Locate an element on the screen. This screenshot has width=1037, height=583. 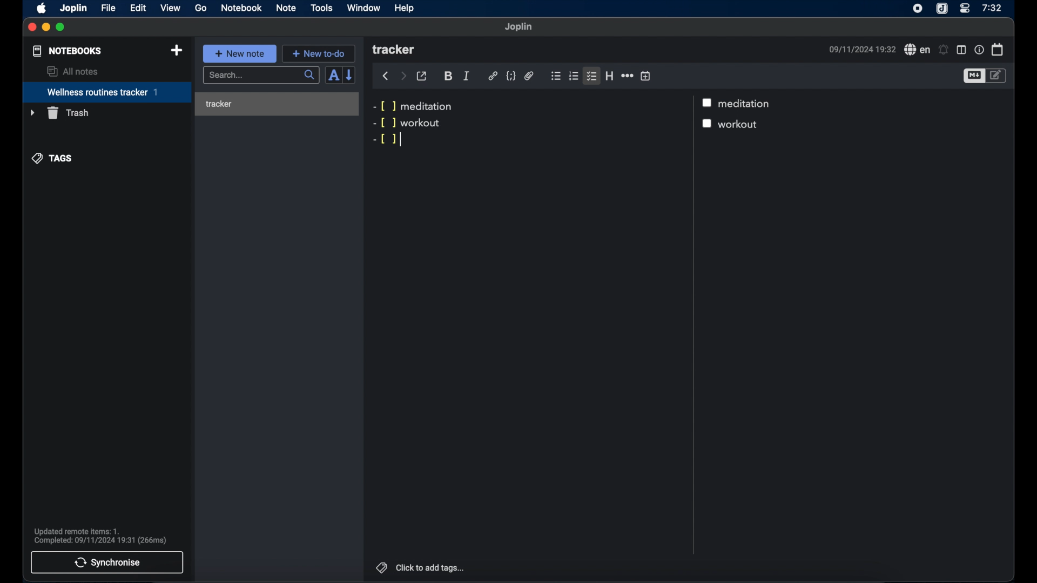
tools is located at coordinates (322, 8).